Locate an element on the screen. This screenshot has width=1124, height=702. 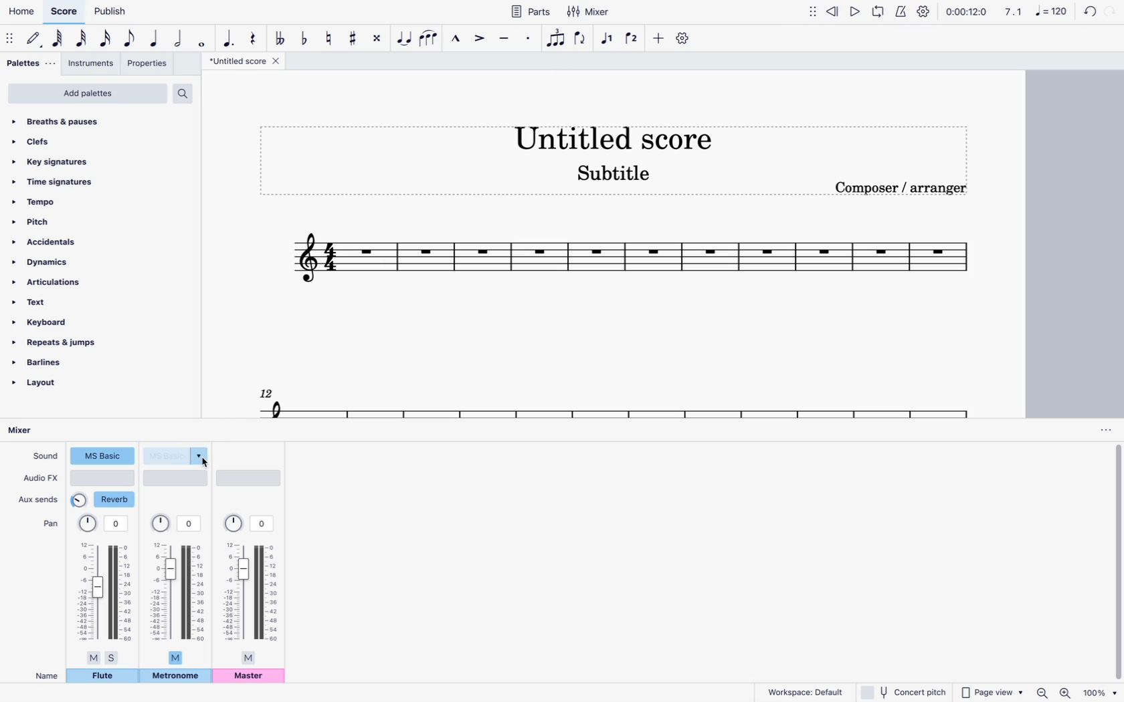
page view is located at coordinates (990, 692).